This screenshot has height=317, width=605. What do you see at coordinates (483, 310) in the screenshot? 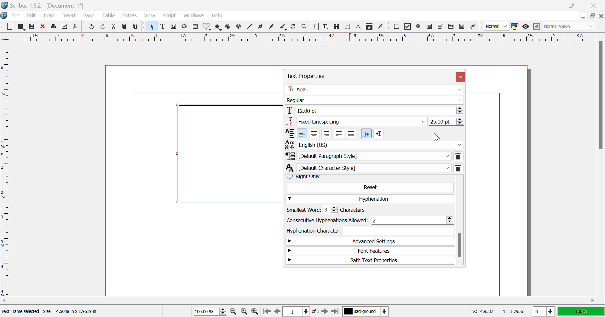
I see `X: 4.9337` at bounding box center [483, 310].